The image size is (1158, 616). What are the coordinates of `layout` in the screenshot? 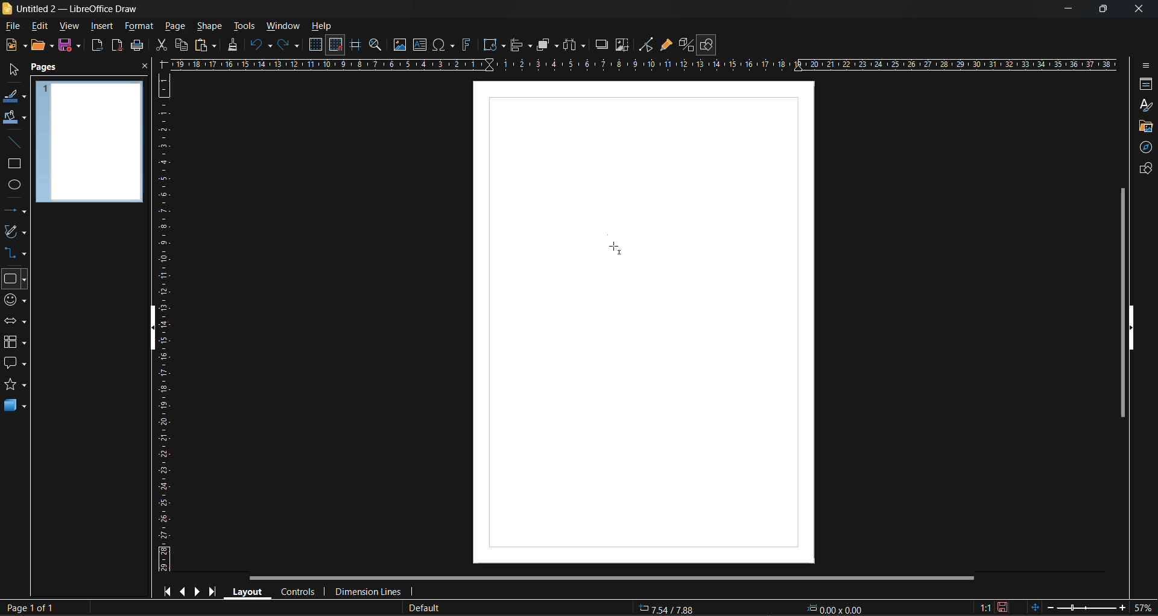 It's located at (245, 591).